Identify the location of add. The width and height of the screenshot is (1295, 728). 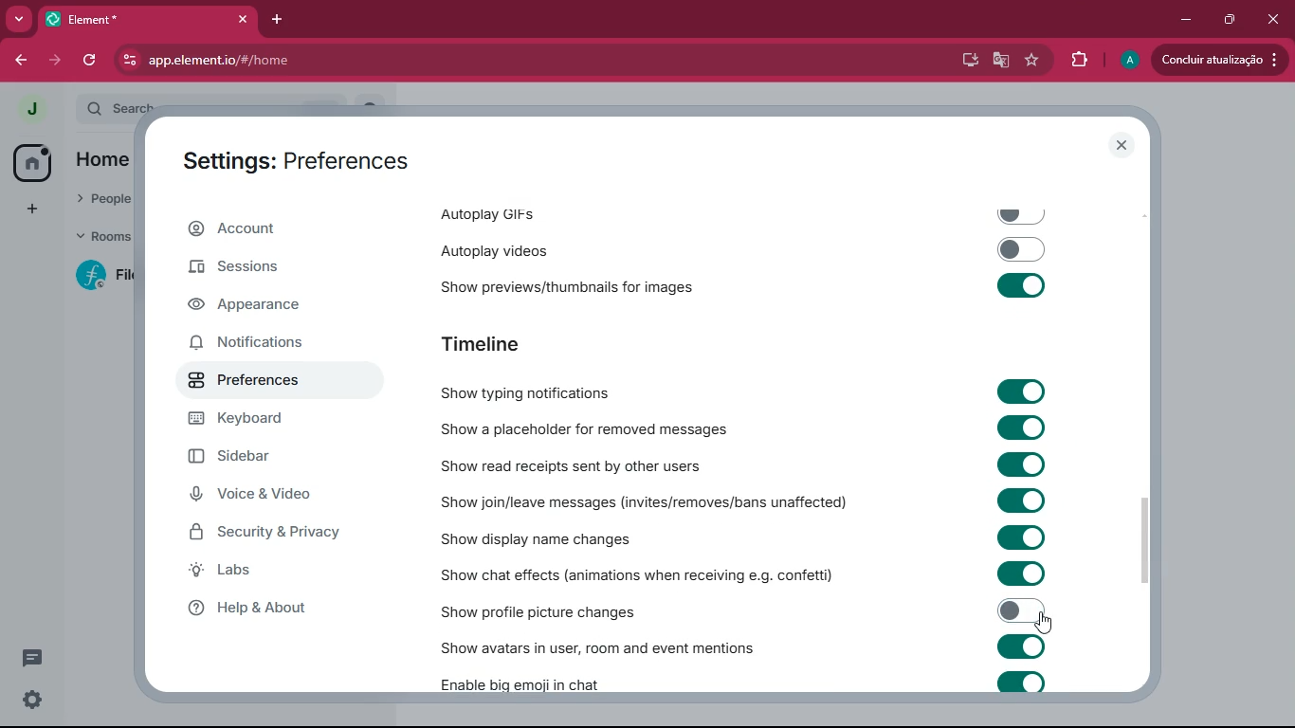
(28, 212).